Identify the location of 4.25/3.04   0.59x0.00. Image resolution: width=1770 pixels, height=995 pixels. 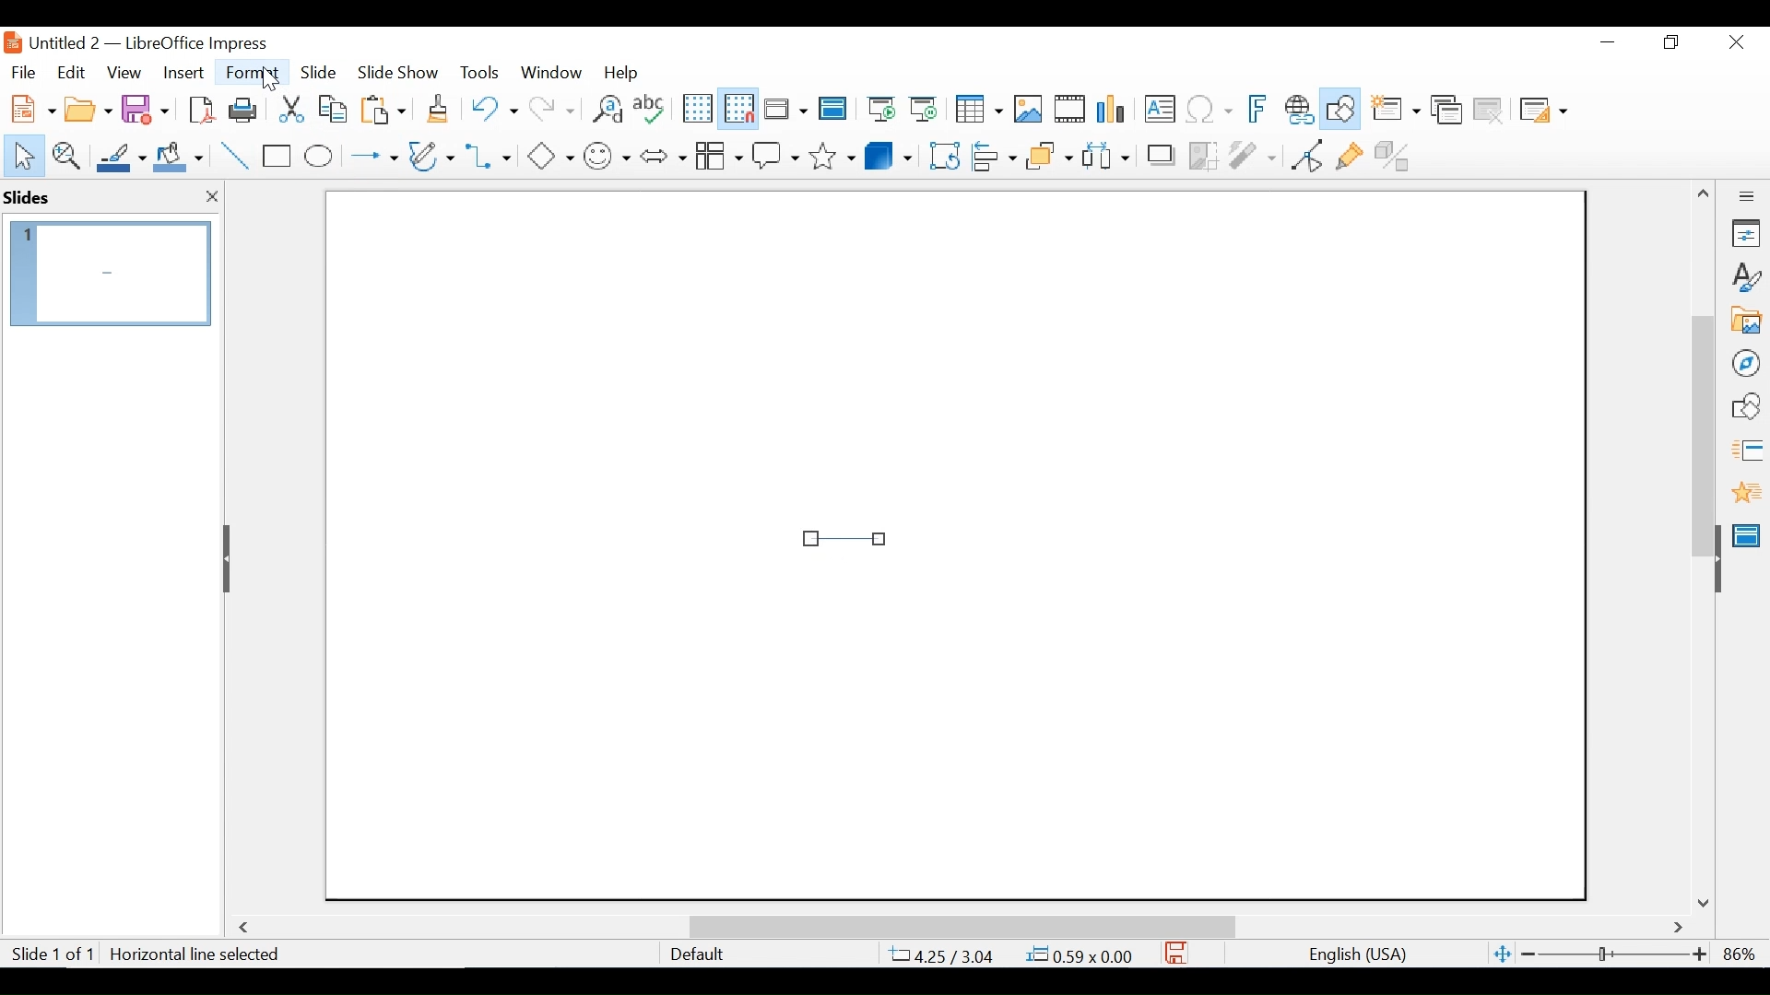
(1013, 954).